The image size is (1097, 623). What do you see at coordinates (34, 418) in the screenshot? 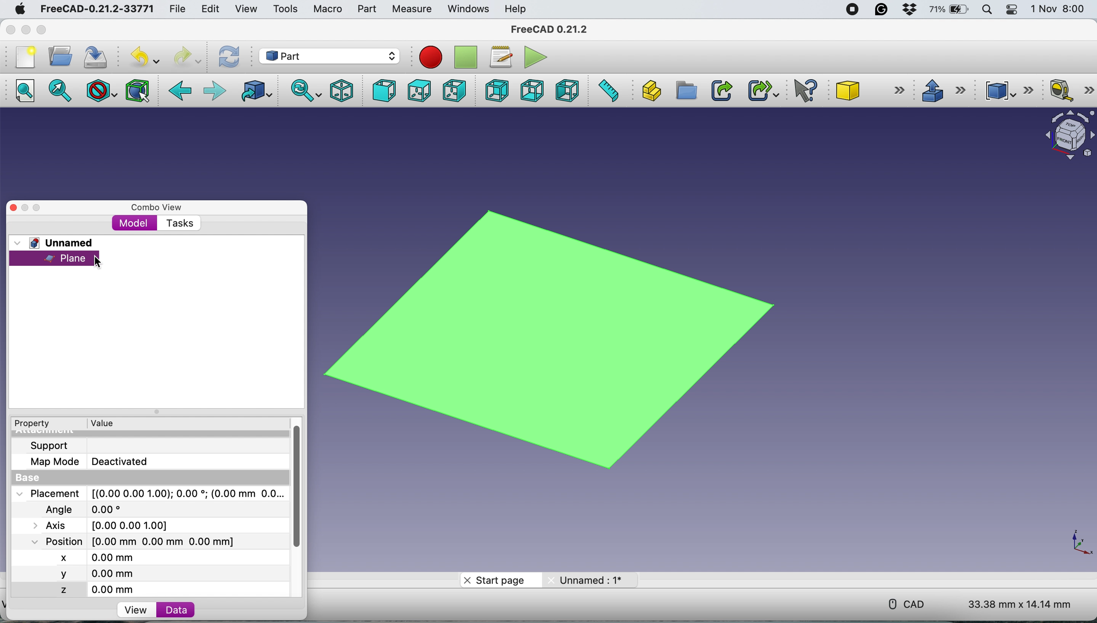
I see `Property` at bounding box center [34, 418].